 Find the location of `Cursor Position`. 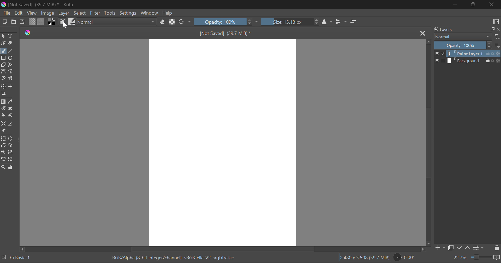

Cursor Position is located at coordinates (64, 25).